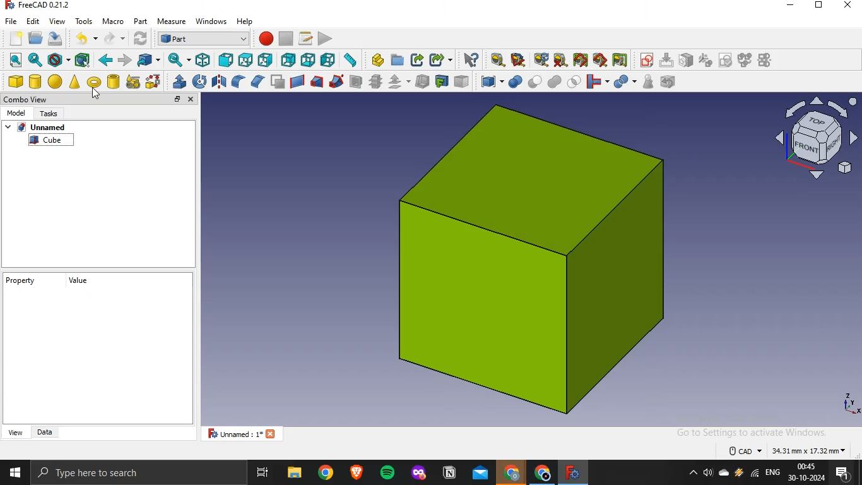  What do you see at coordinates (511, 472) in the screenshot?
I see `google crome` at bounding box center [511, 472].